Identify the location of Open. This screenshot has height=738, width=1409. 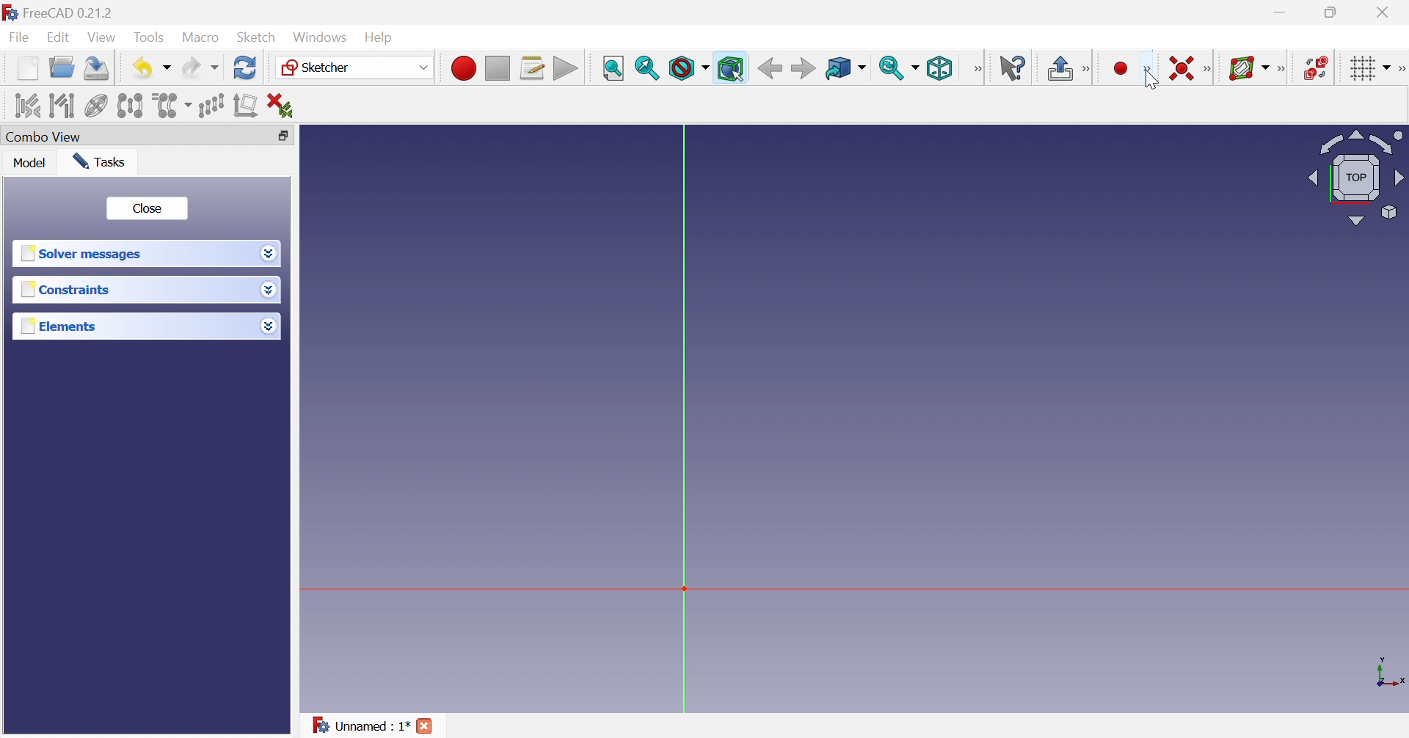
(62, 67).